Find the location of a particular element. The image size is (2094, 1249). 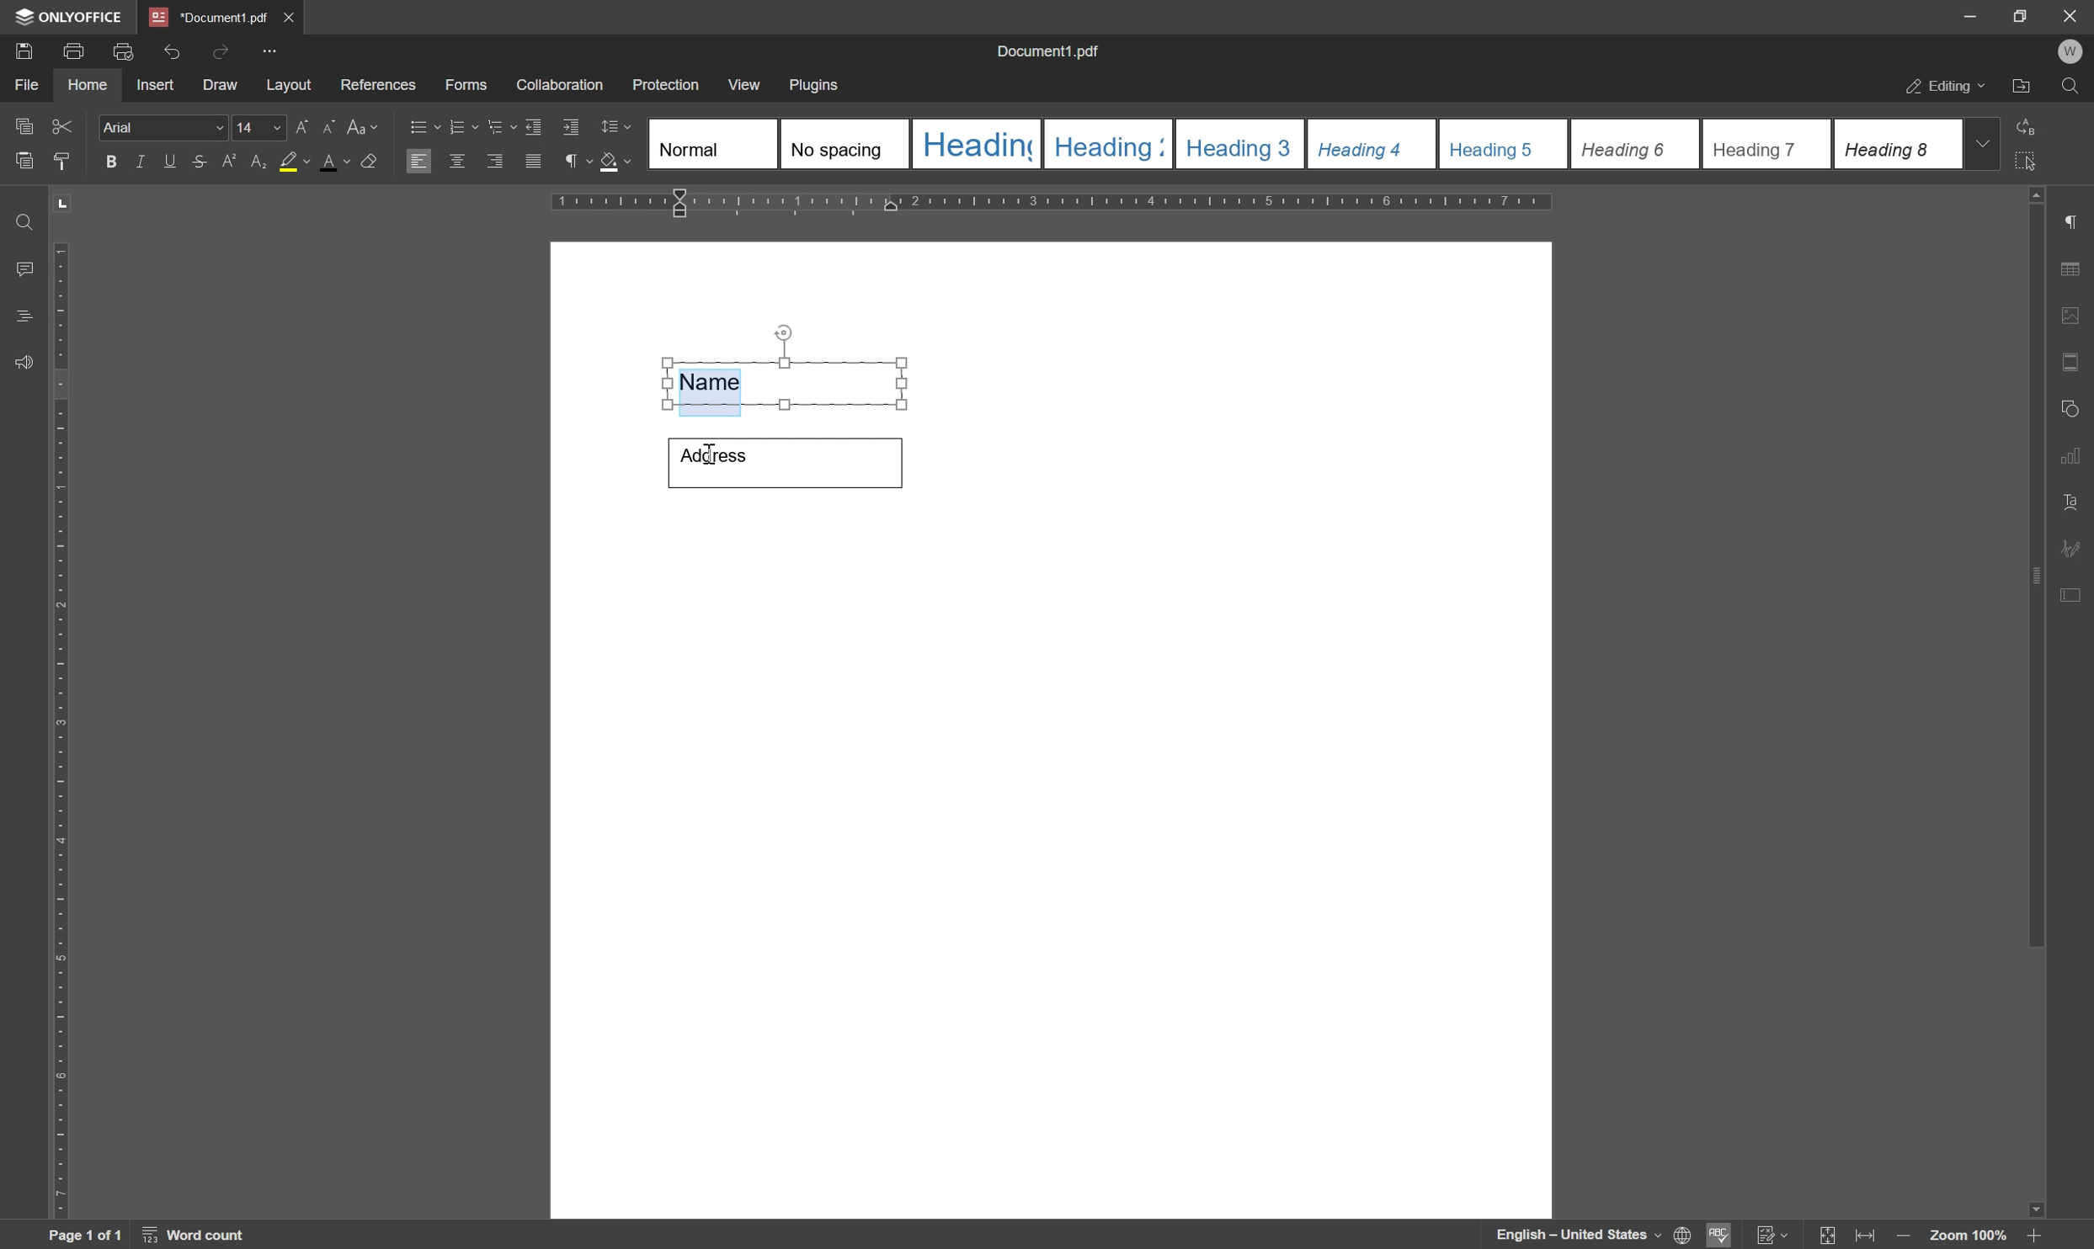

file is located at coordinates (24, 85).